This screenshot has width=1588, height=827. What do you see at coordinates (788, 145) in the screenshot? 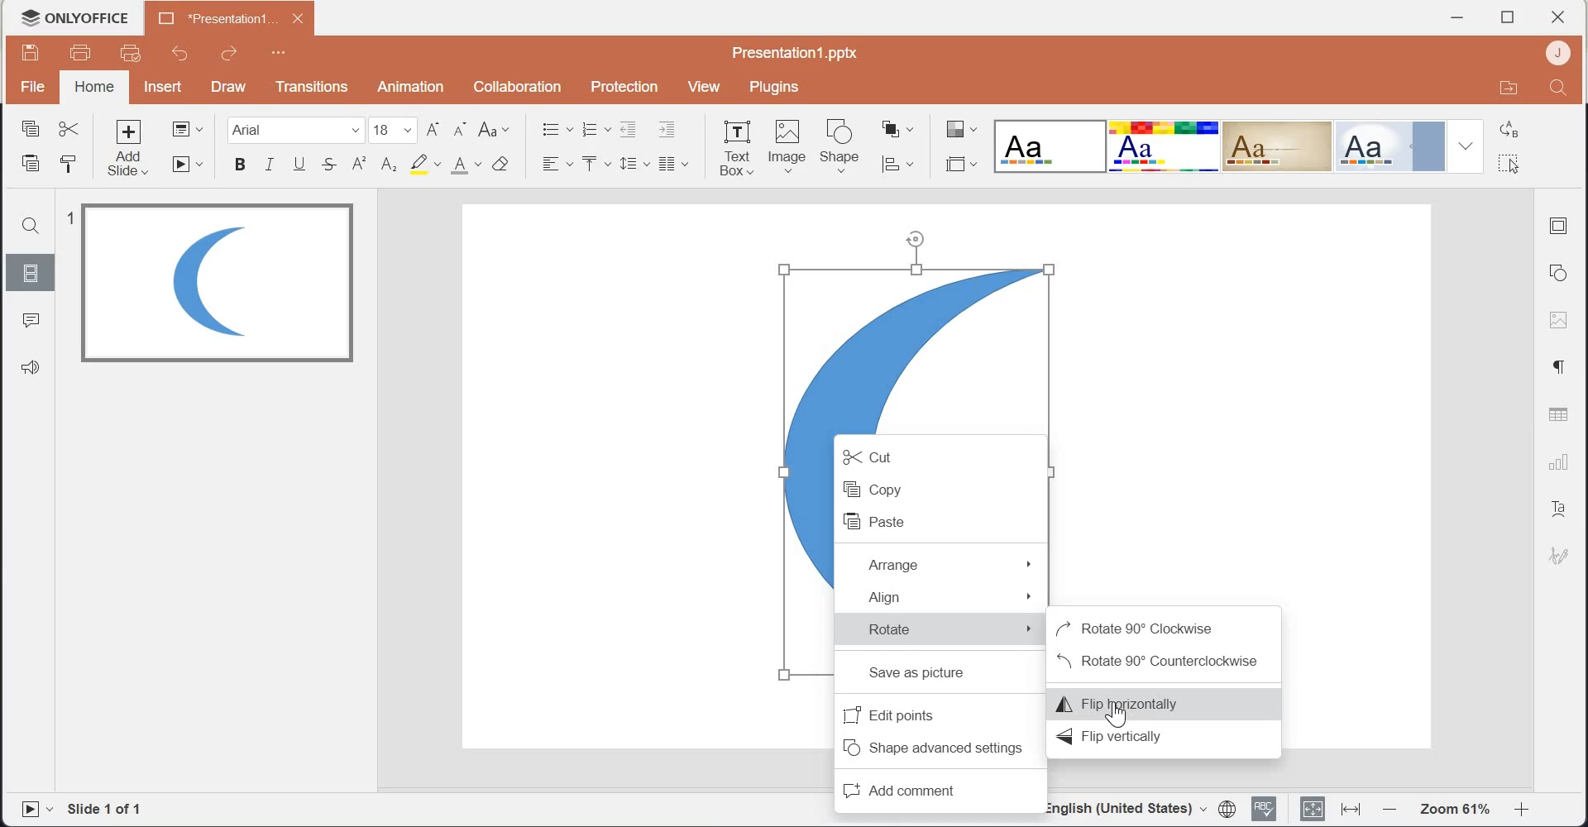
I see `Image` at bounding box center [788, 145].